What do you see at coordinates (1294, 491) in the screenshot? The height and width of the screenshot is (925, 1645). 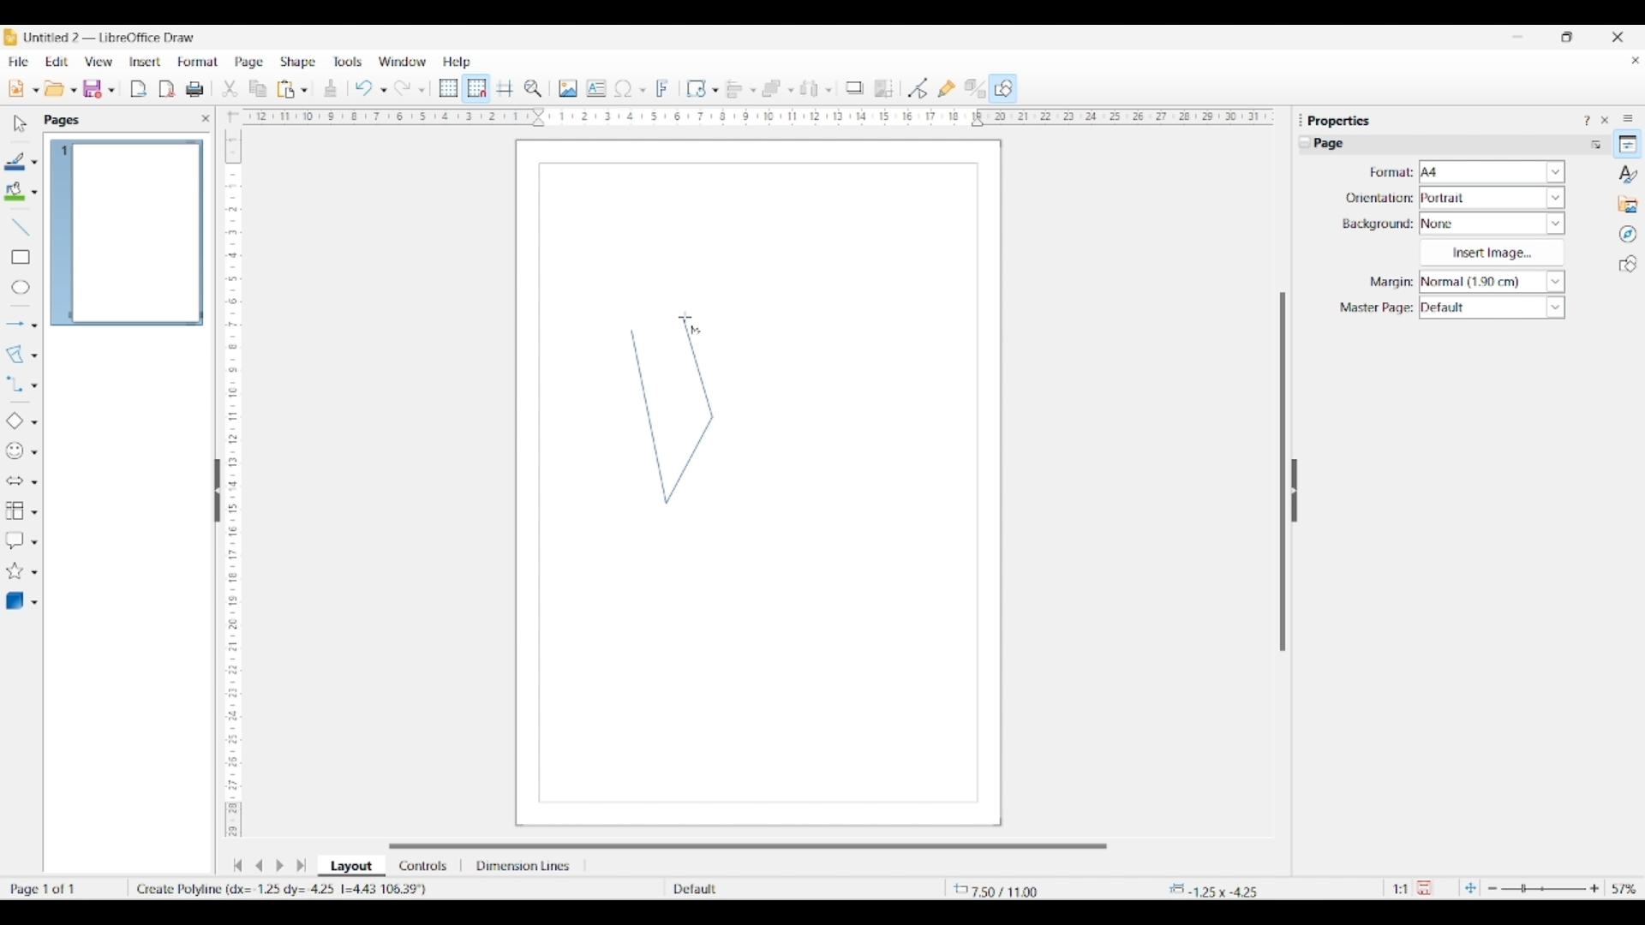 I see `Hide right sidebar` at bounding box center [1294, 491].